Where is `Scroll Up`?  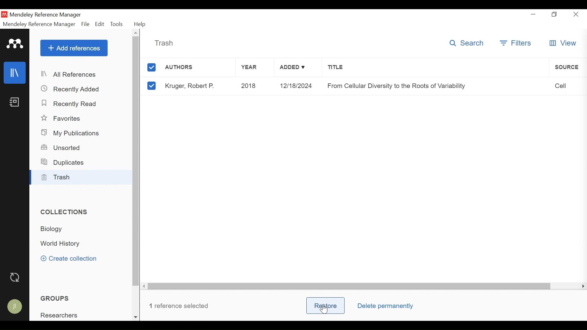
Scroll Up is located at coordinates (135, 32).